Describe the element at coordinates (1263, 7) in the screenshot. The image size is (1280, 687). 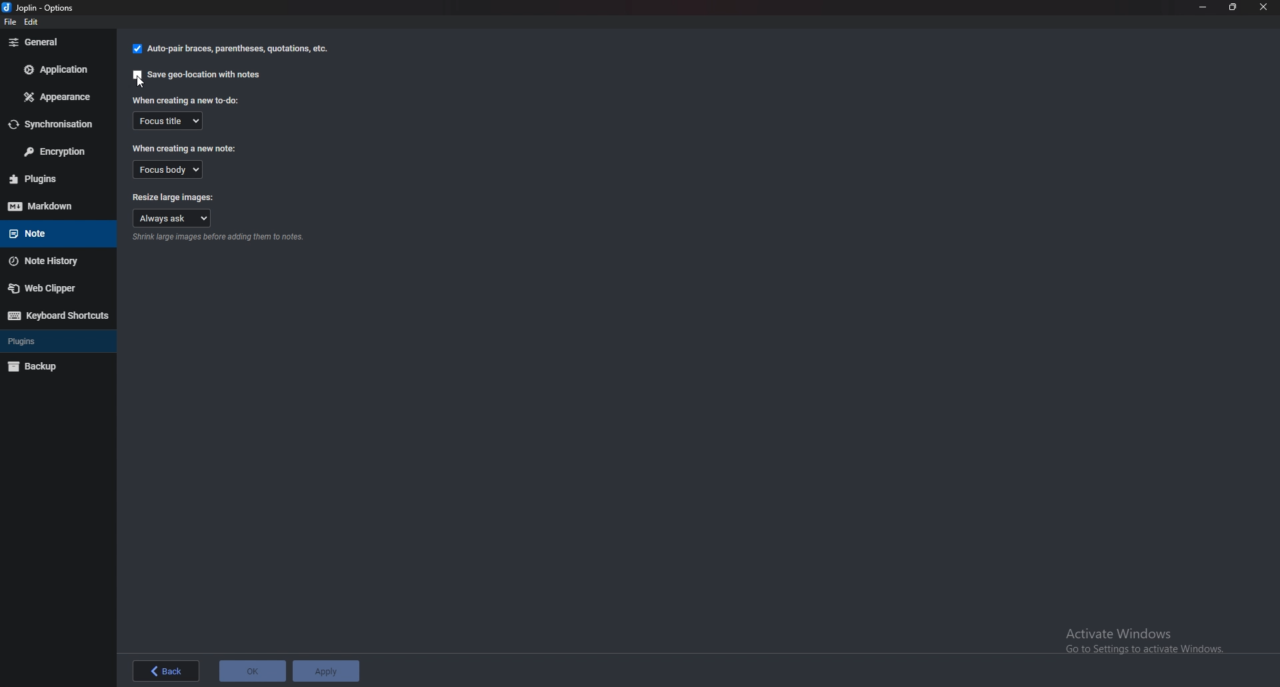
I see `close` at that location.